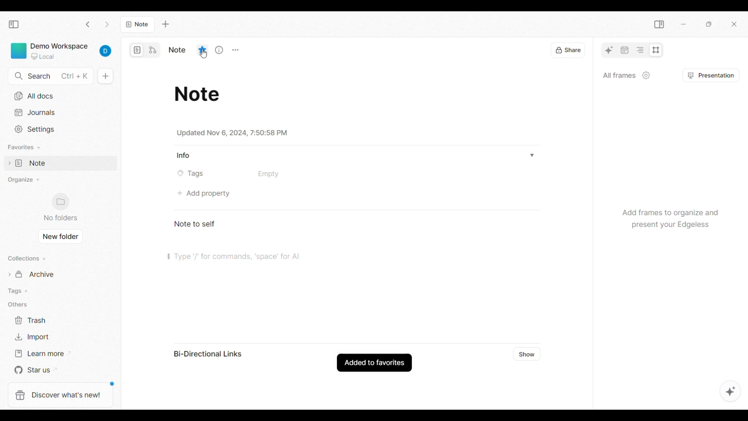  What do you see at coordinates (711, 75) in the screenshot?
I see `Switch to presentation mode` at bounding box center [711, 75].